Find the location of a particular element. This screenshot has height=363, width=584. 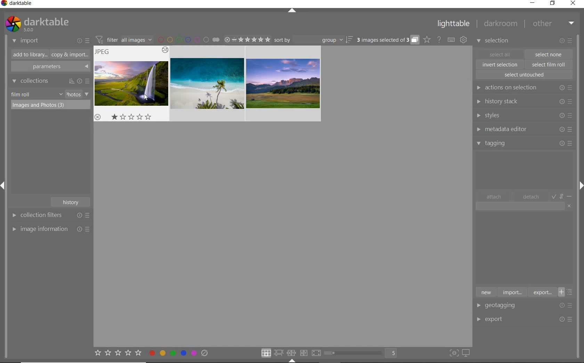

modify selected images or presets & preferences is located at coordinates (567, 41).